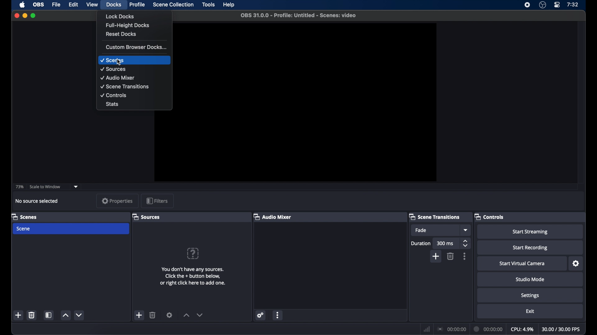  I want to click on start streaming, so click(530, 232).